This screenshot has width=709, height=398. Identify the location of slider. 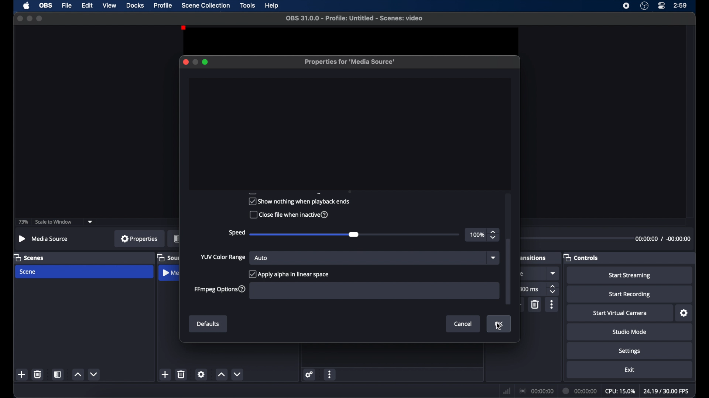
(354, 235).